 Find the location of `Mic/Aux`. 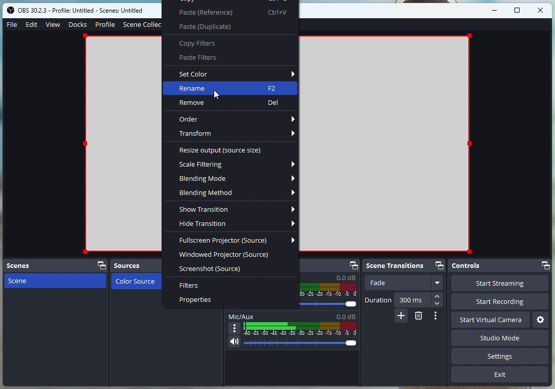

Mic/Aux is located at coordinates (292, 331).